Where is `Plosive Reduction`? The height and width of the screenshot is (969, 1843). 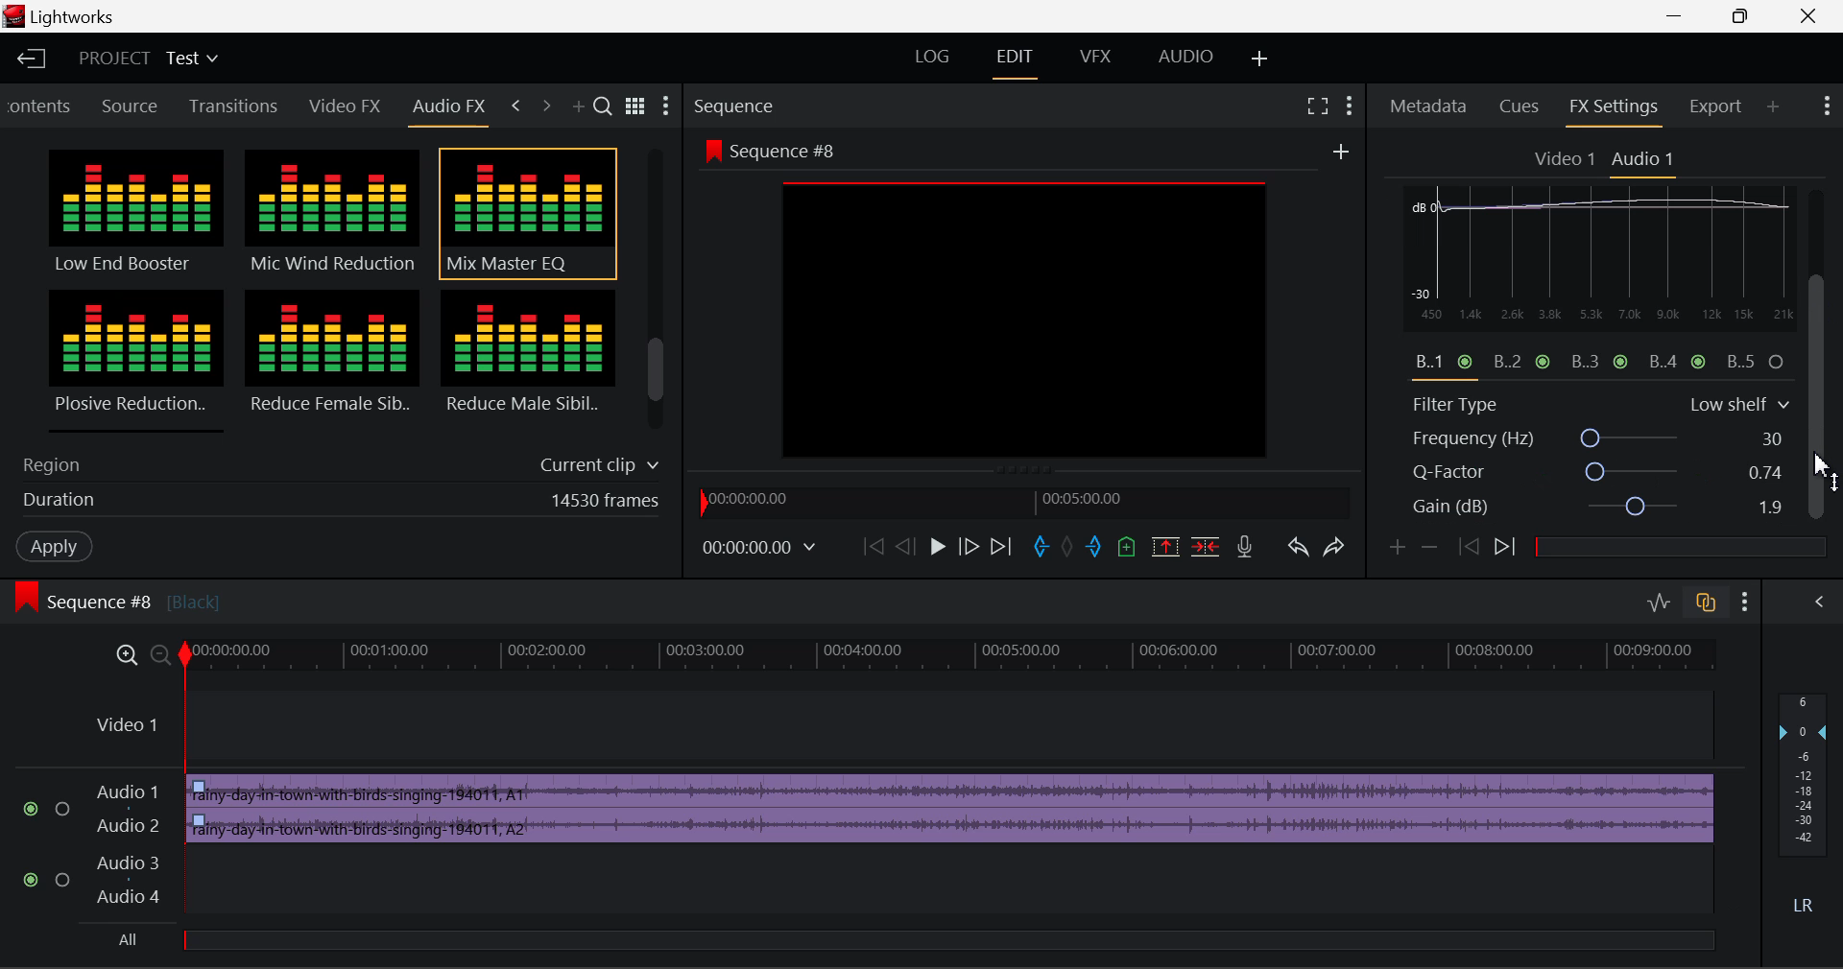 Plosive Reduction is located at coordinates (132, 359).